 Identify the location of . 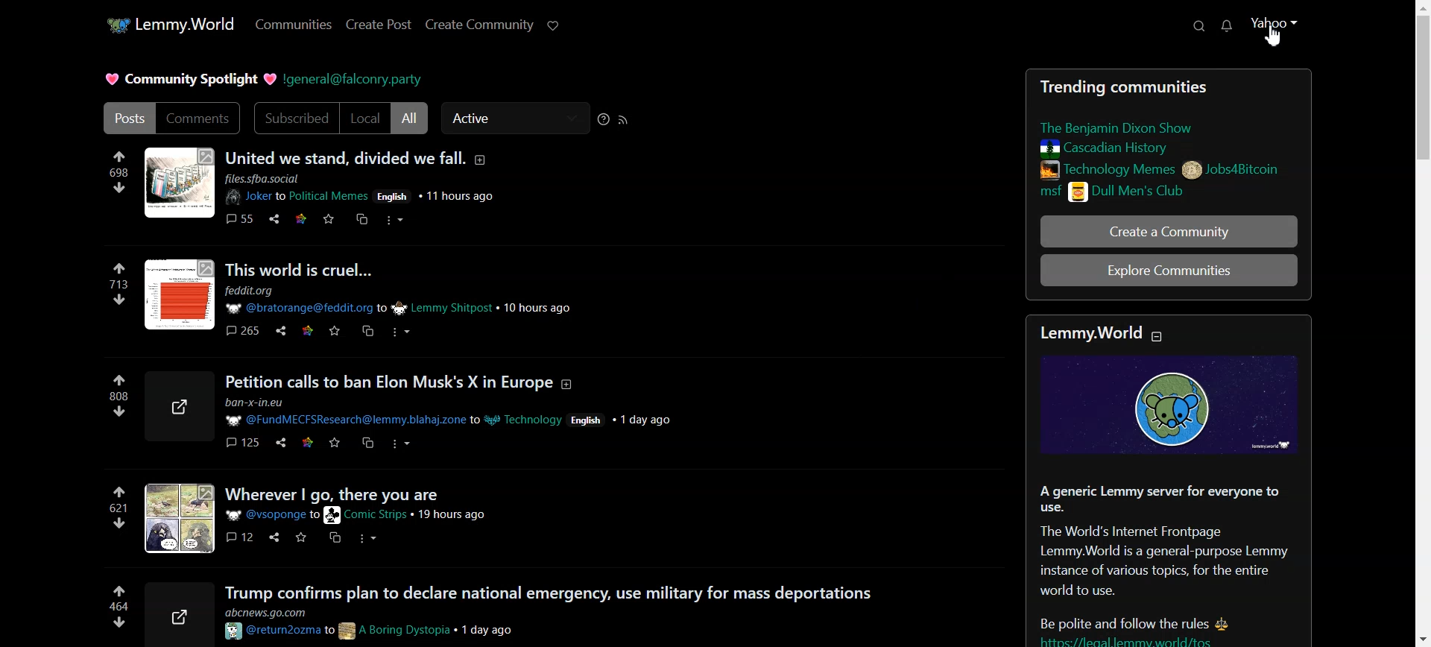
(388, 195).